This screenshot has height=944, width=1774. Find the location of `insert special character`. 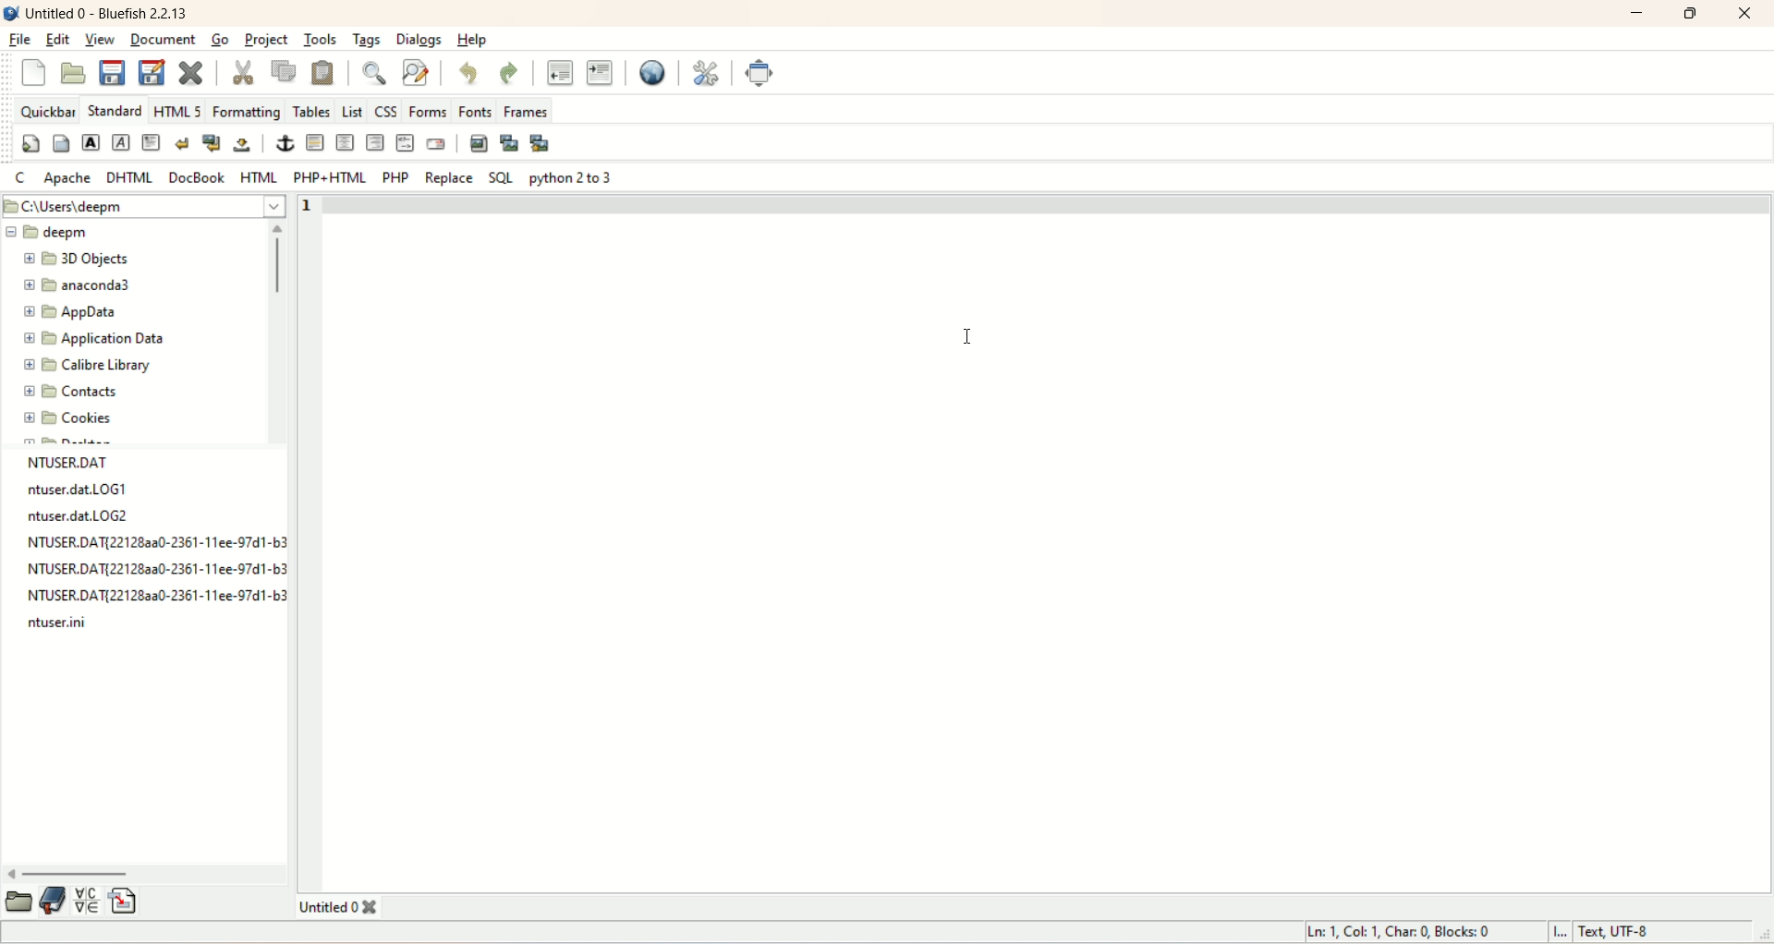

insert special character is located at coordinates (90, 901).